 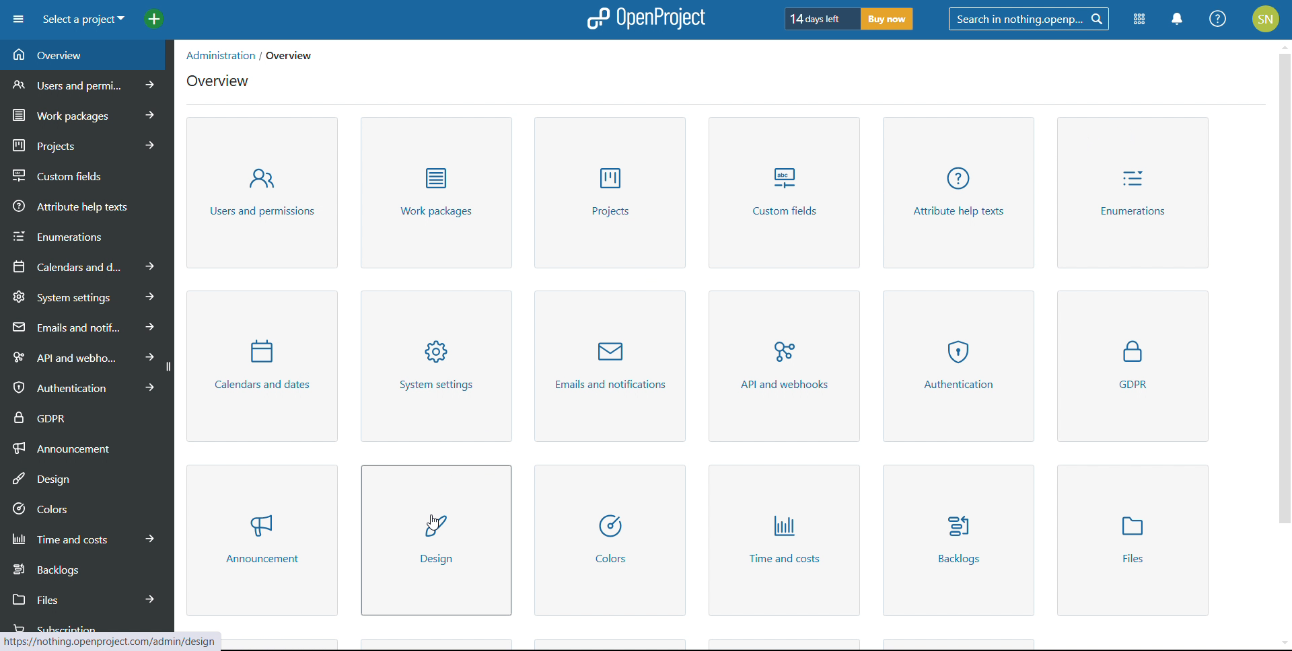 I want to click on administration, so click(x=216, y=54).